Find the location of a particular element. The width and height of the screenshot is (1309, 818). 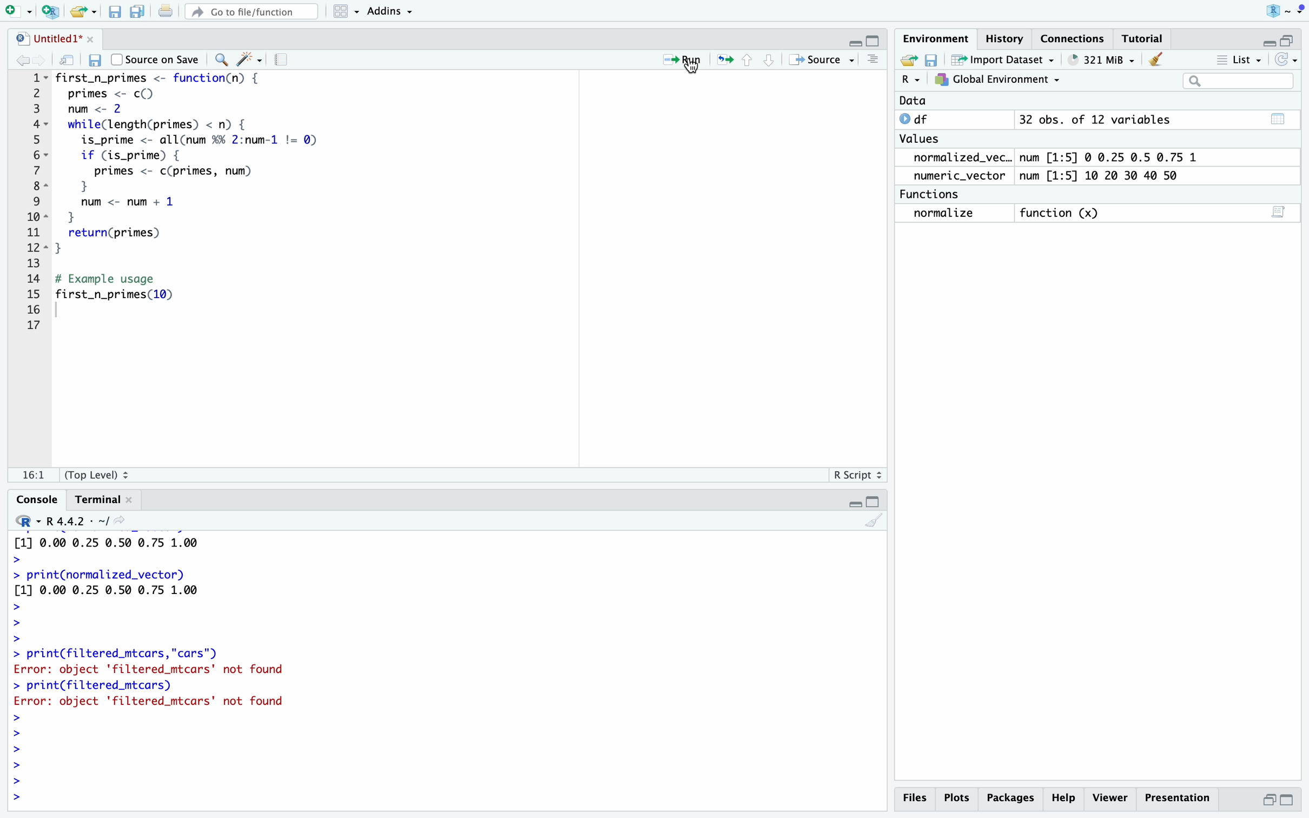

user is located at coordinates (1273, 9).